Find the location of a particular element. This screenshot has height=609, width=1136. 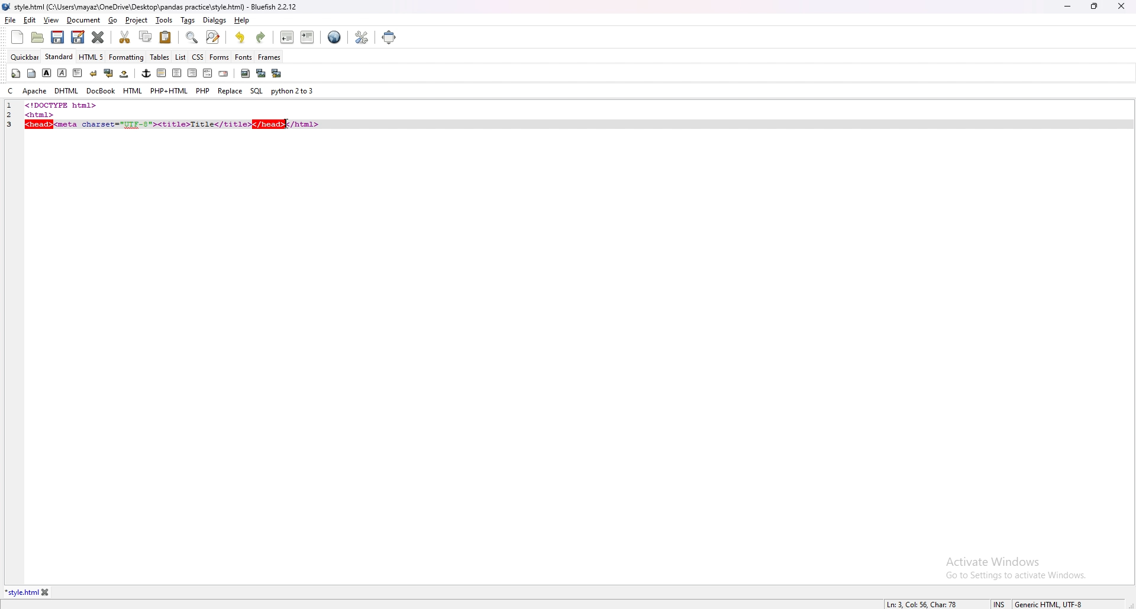

unindent is located at coordinates (288, 37).